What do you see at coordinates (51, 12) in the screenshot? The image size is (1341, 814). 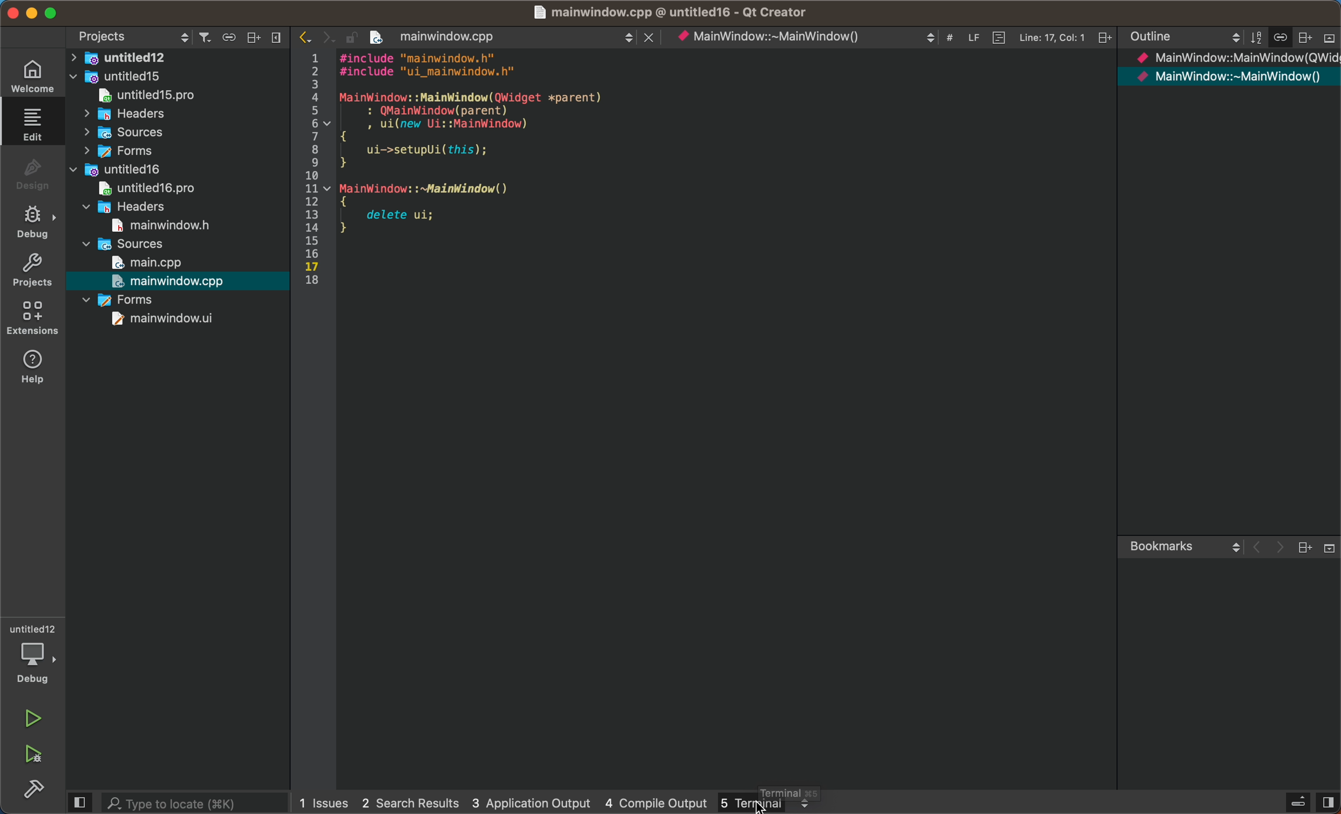 I see `minimize` at bounding box center [51, 12].